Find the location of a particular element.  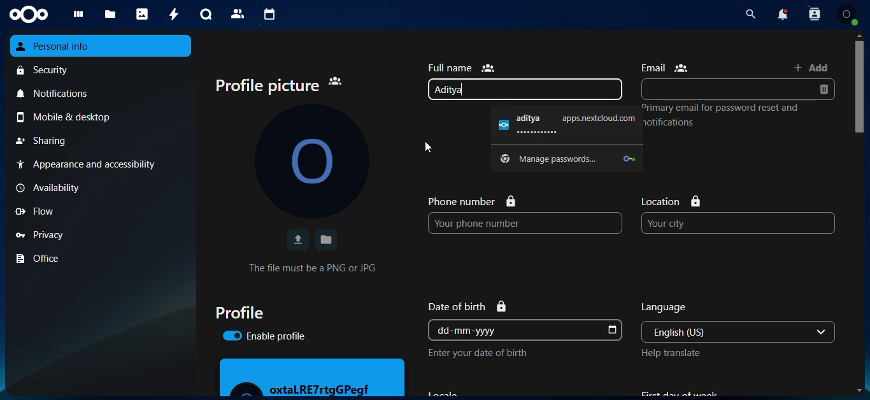

flow is located at coordinates (100, 211).